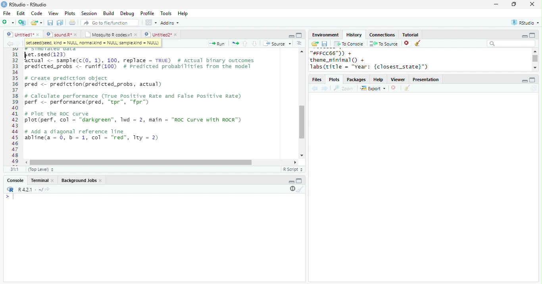 This screenshot has height=284, width=542. I want to click on Debug, so click(128, 14).